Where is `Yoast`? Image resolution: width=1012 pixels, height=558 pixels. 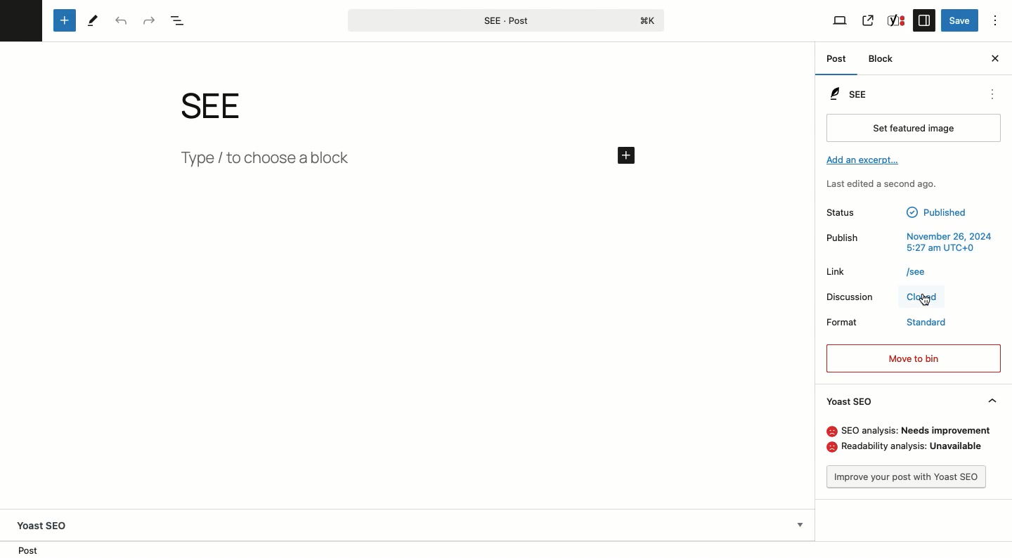 Yoast is located at coordinates (897, 21).